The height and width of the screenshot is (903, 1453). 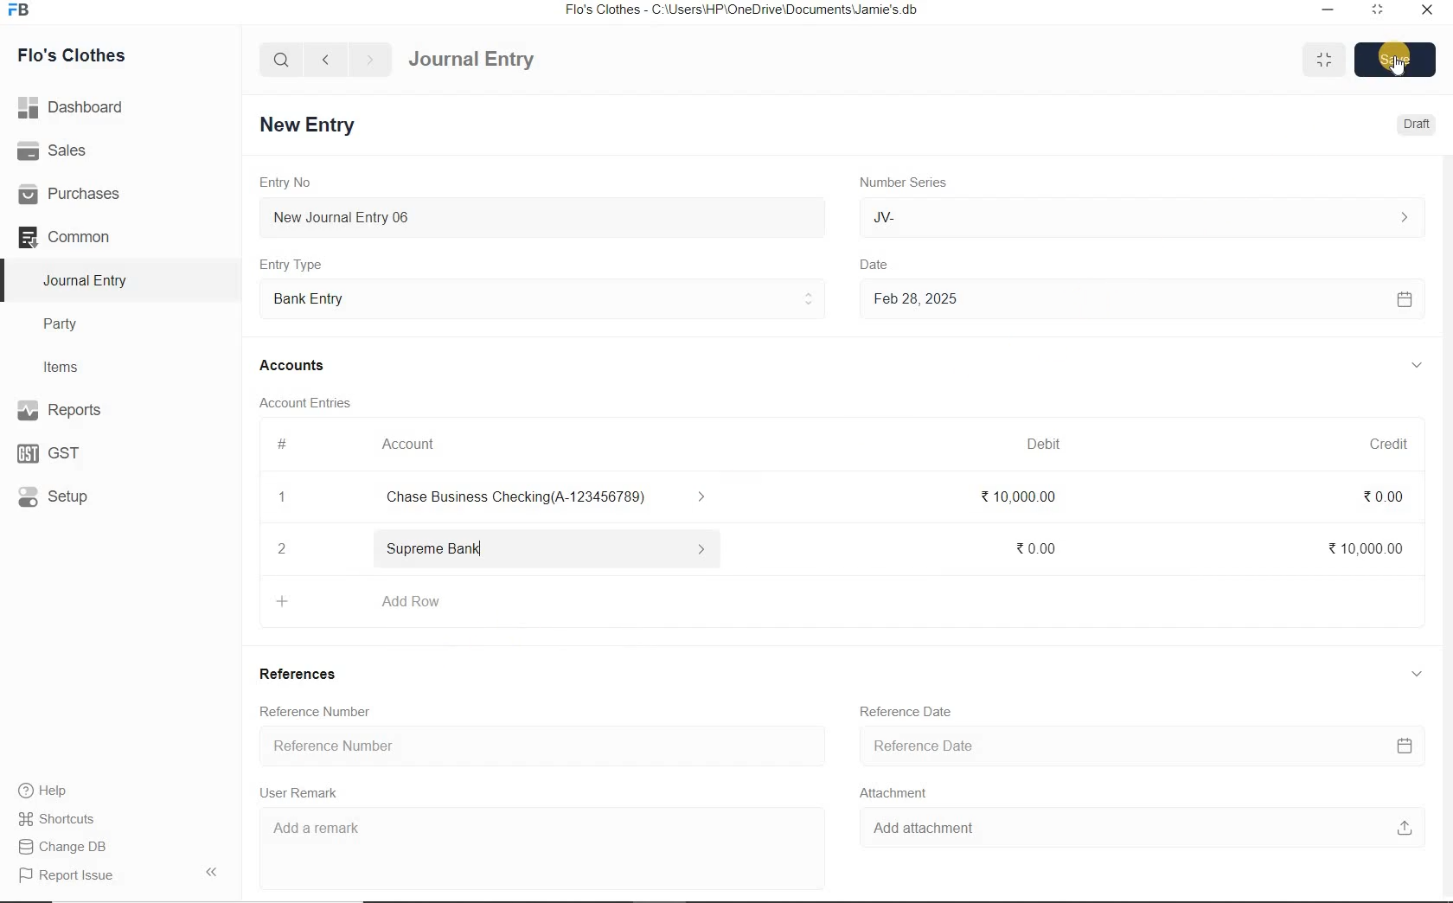 I want to click on Debit, so click(x=1053, y=444).